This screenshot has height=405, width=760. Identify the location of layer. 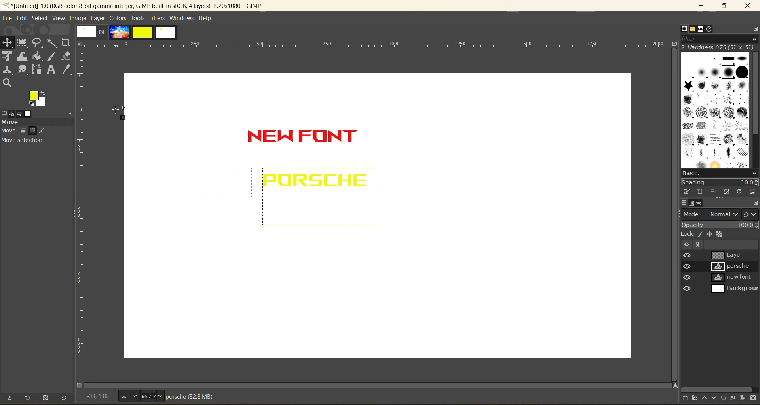
(99, 18).